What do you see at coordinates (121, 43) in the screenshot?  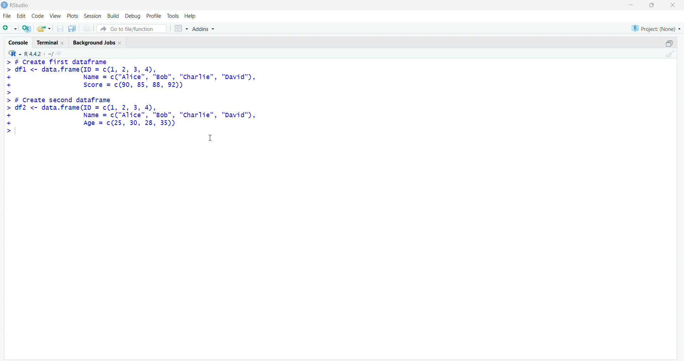 I see `close` at bounding box center [121, 43].